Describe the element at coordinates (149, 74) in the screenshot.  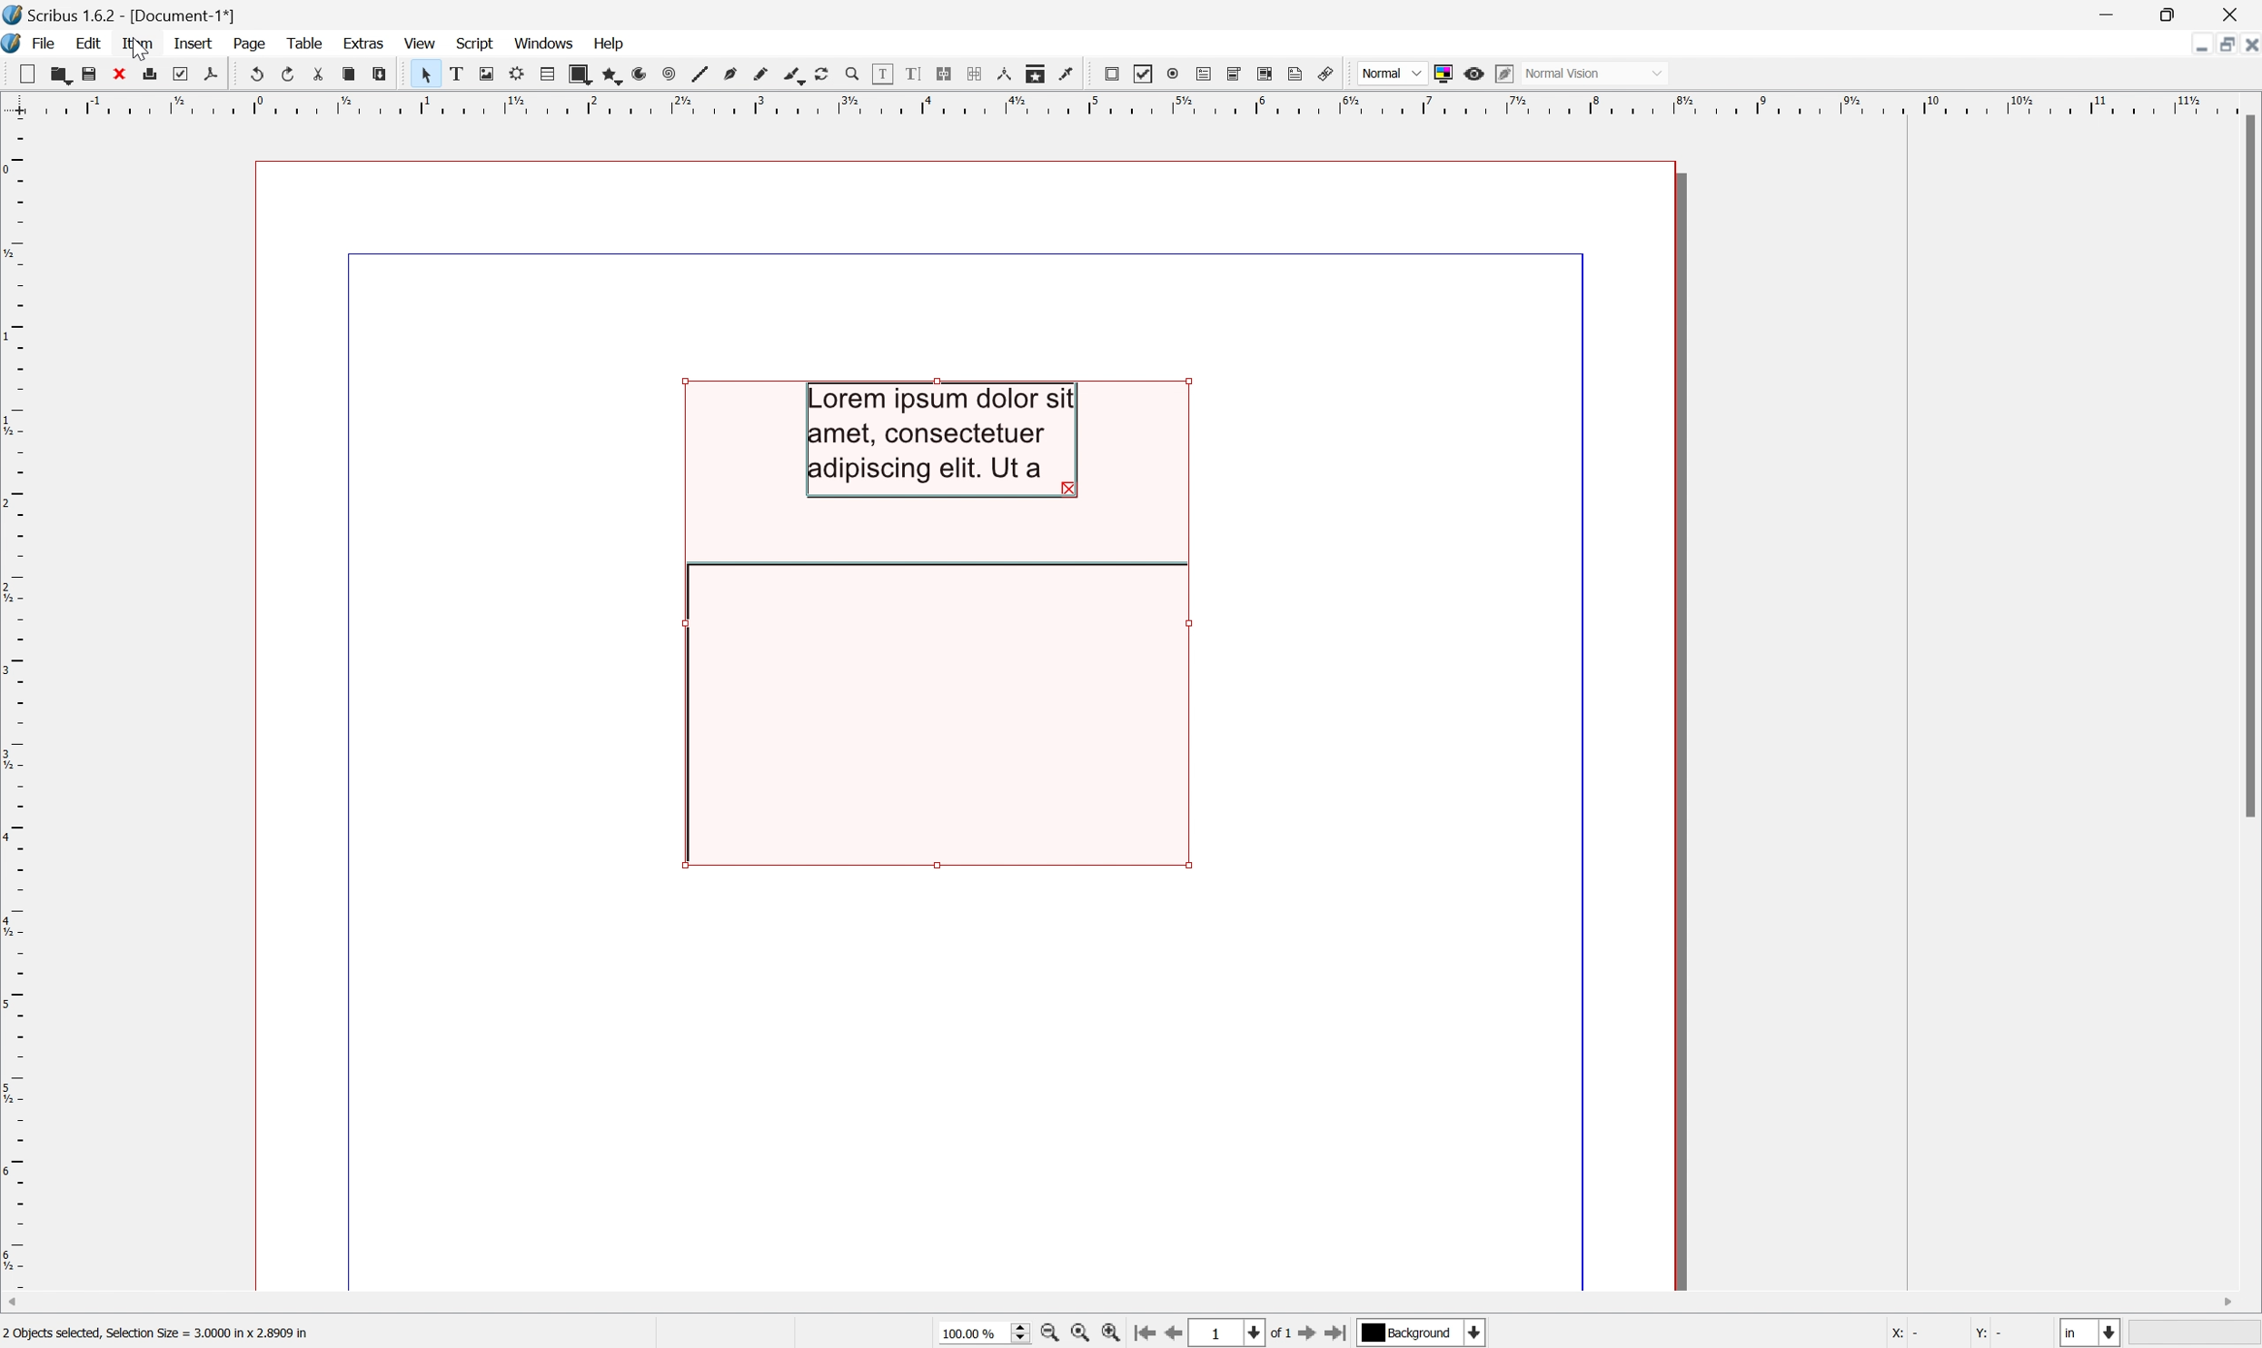
I see `Print` at that location.